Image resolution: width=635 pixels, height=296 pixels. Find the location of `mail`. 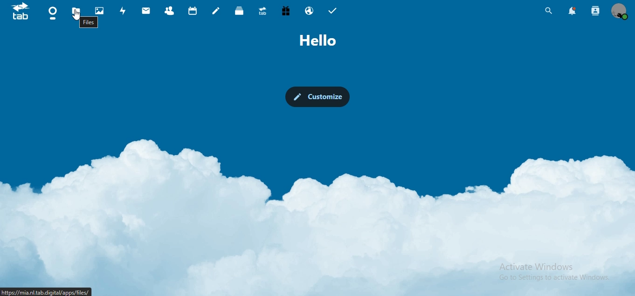

mail is located at coordinates (147, 12).